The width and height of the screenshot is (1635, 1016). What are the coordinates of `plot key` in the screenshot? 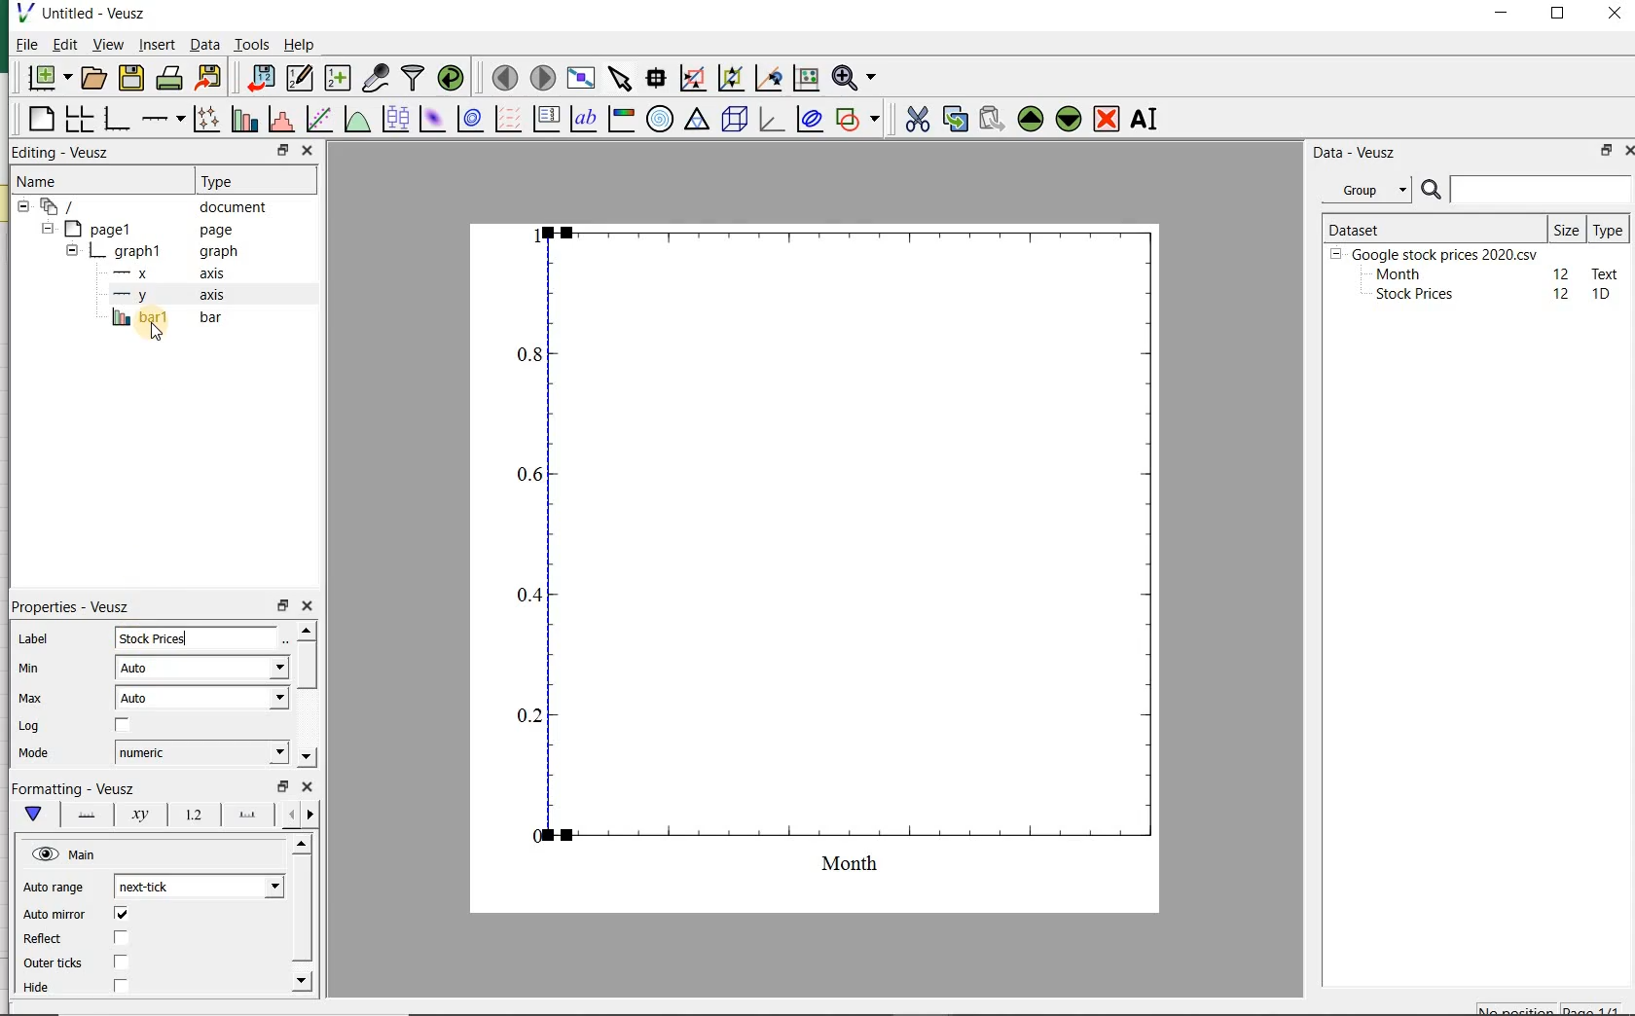 It's located at (546, 121).